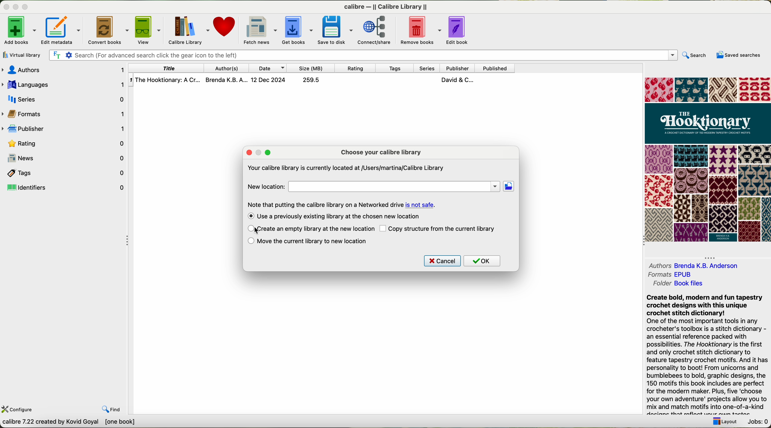  I want to click on new location, so click(373, 186).